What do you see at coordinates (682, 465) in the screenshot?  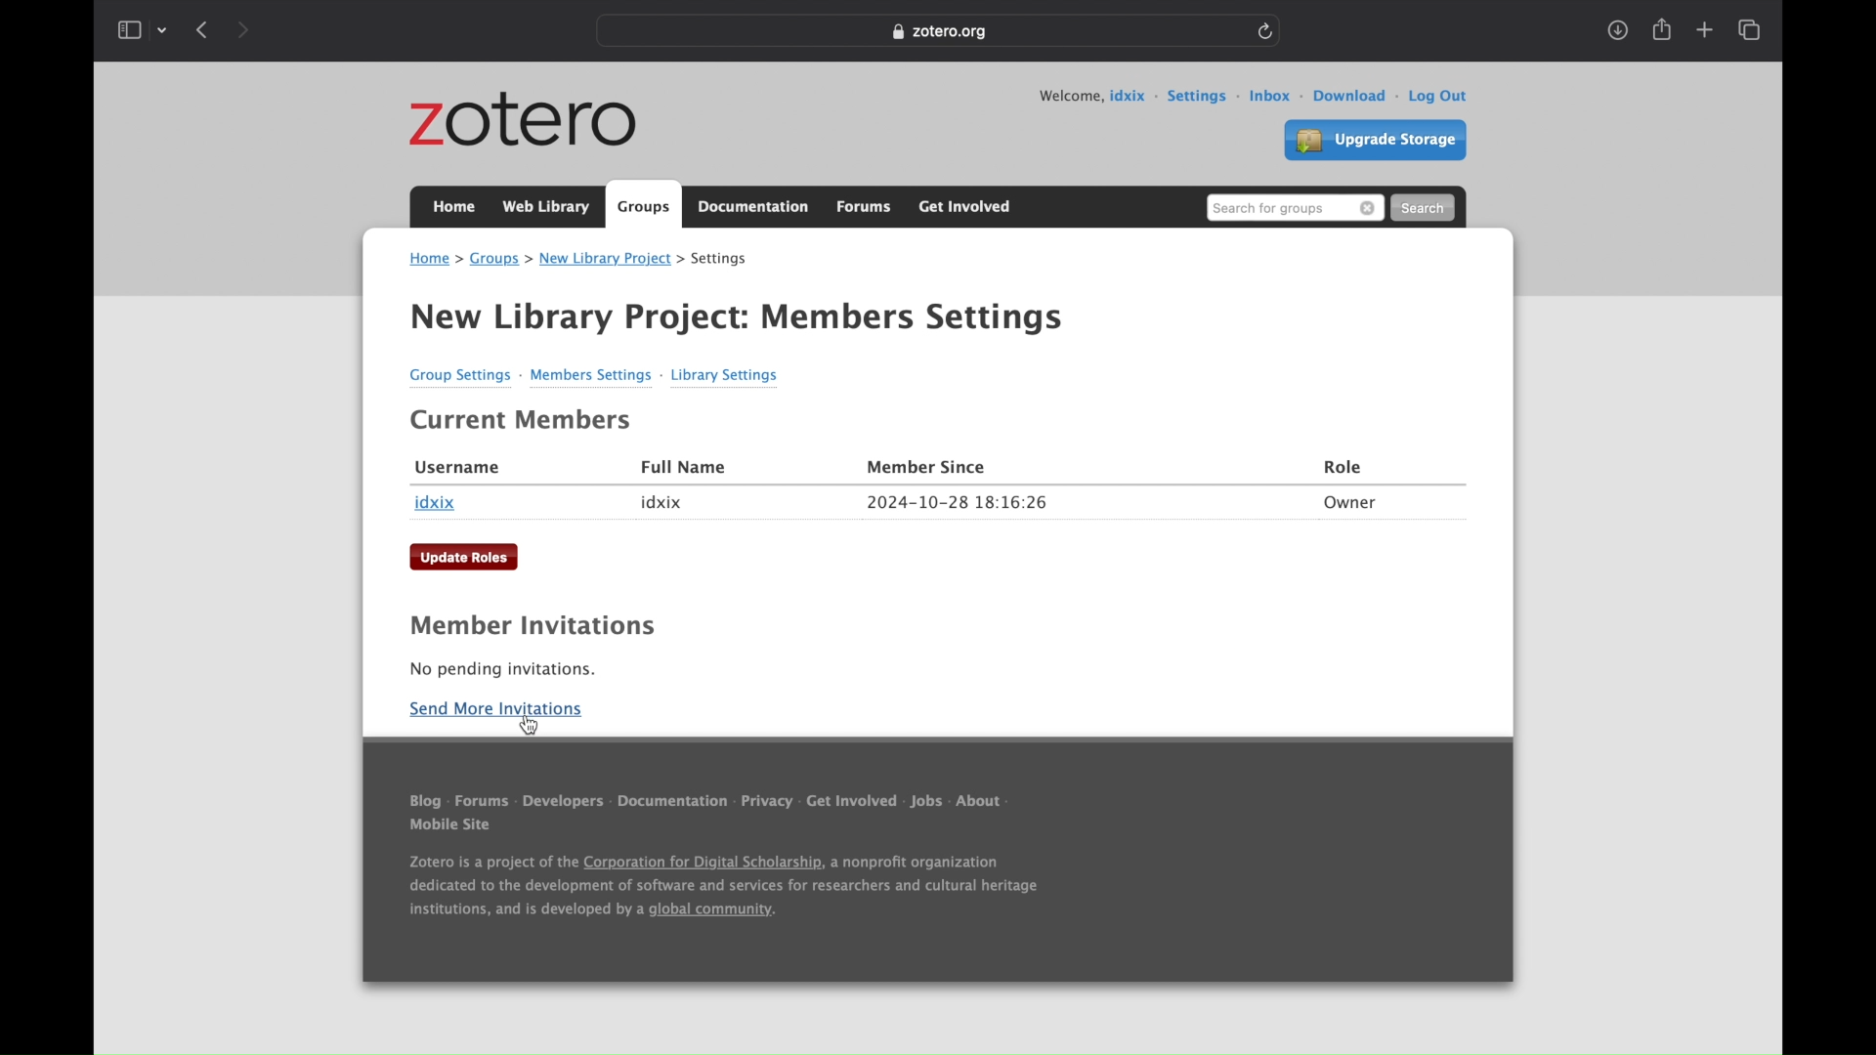 I see `full name` at bounding box center [682, 465].